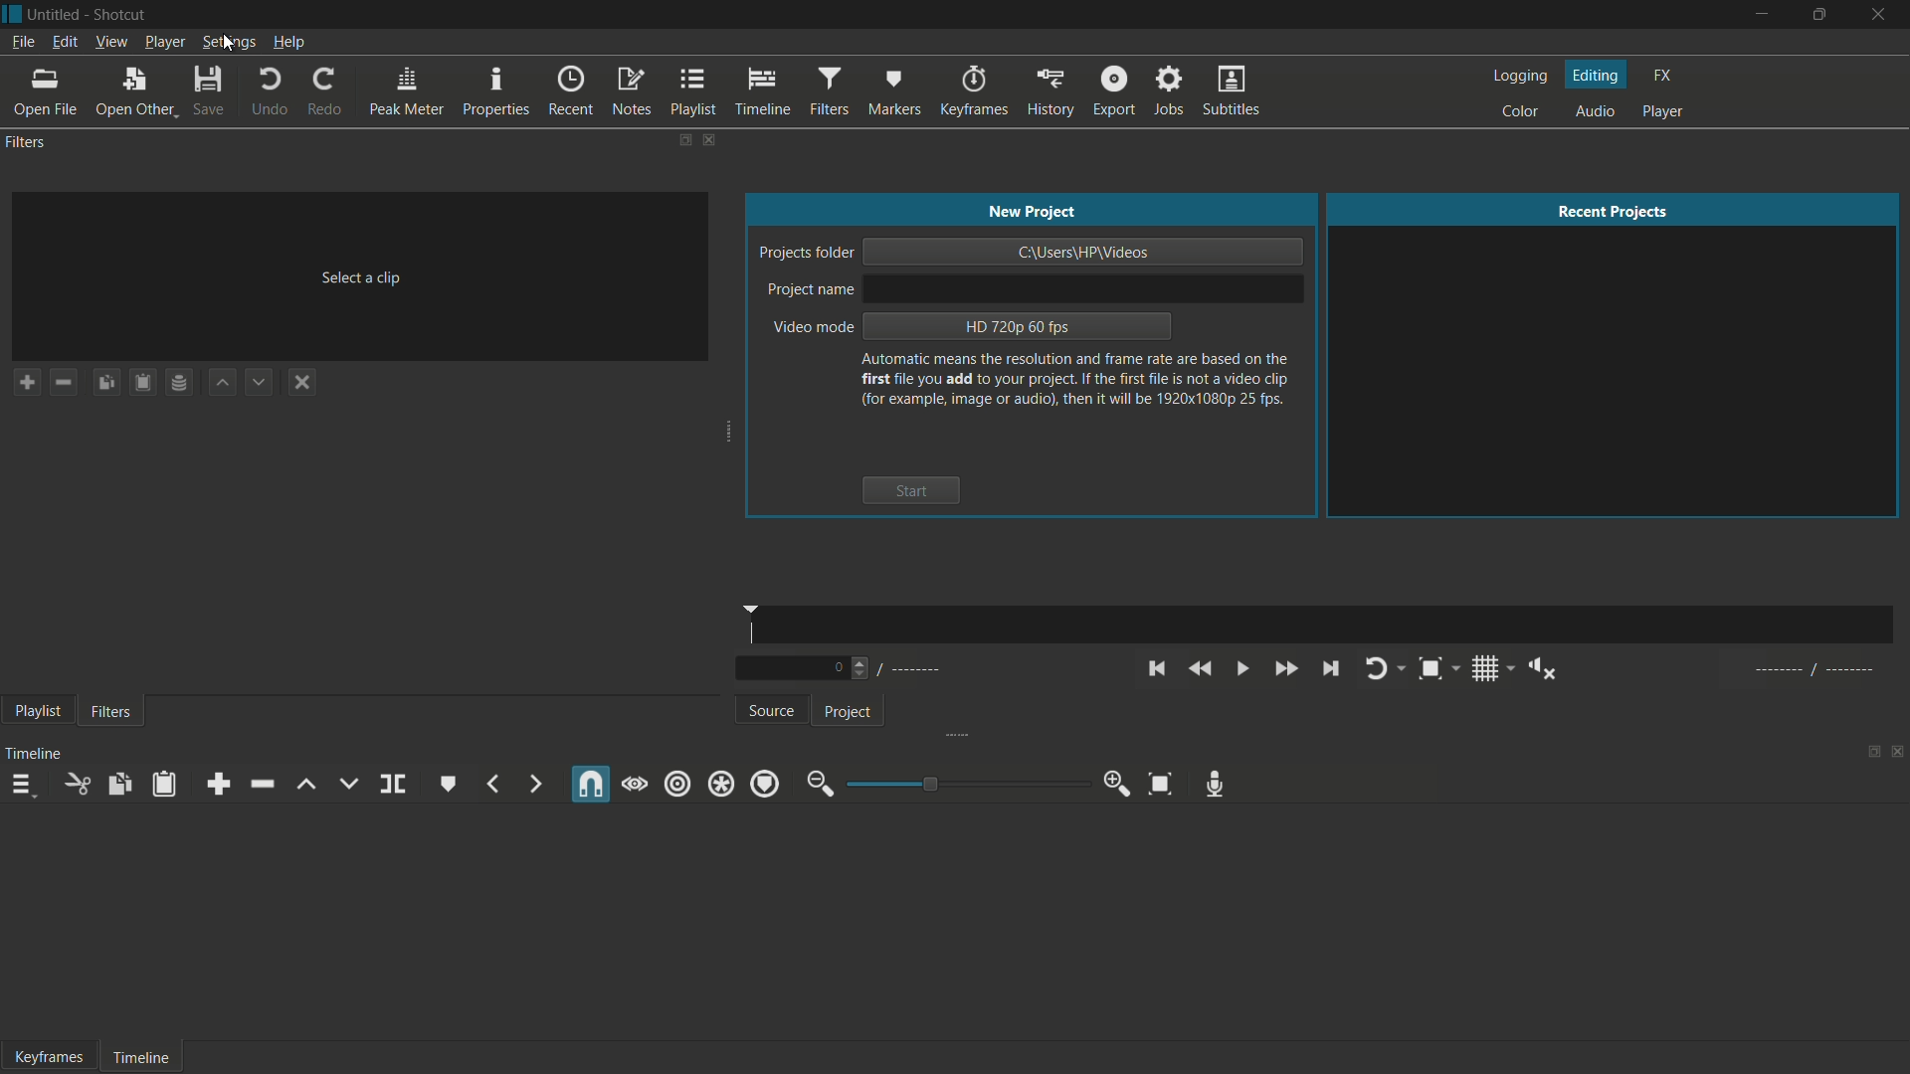  What do you see at coordinates (1285, 669) in the screenshot?
I see `quickly play forward` at bounding box center [1285, 669].